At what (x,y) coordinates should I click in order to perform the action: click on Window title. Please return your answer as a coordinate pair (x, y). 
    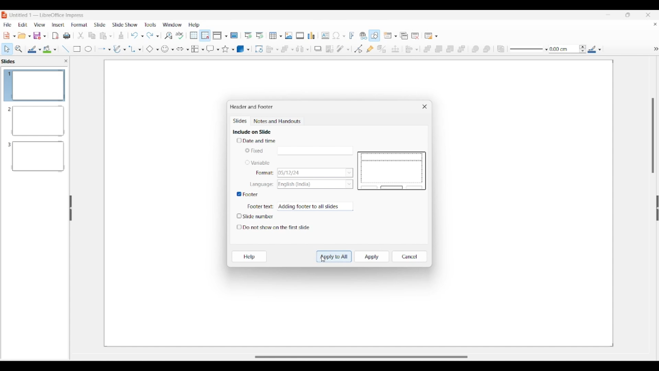
    Looking at the image, I should click on (252, 107).